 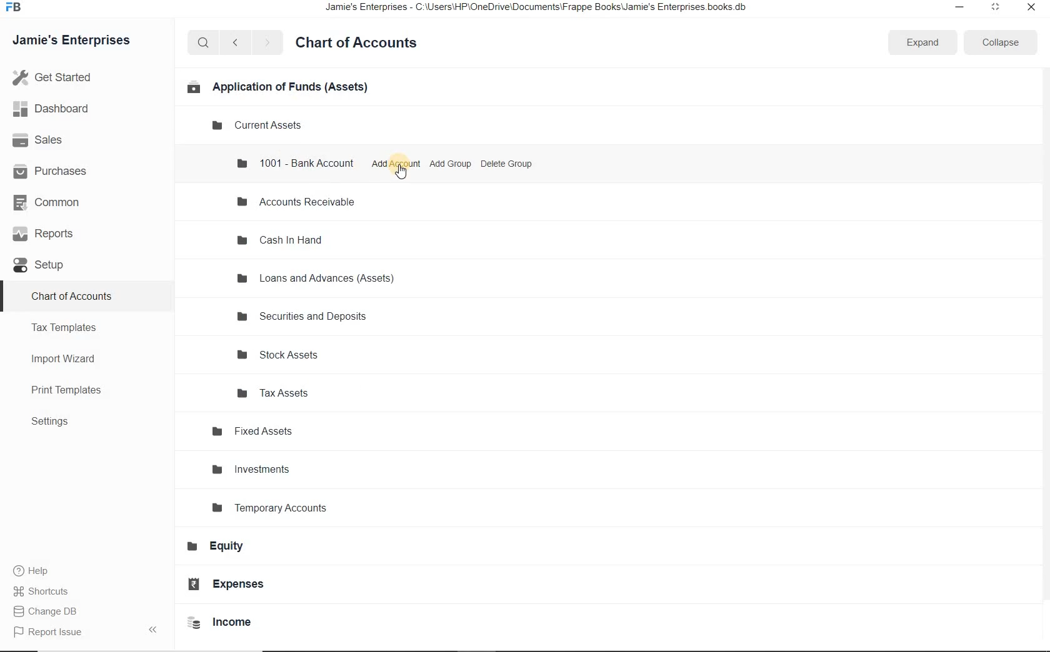 I want to click on Import Wizard, so click(x=69, y=358).